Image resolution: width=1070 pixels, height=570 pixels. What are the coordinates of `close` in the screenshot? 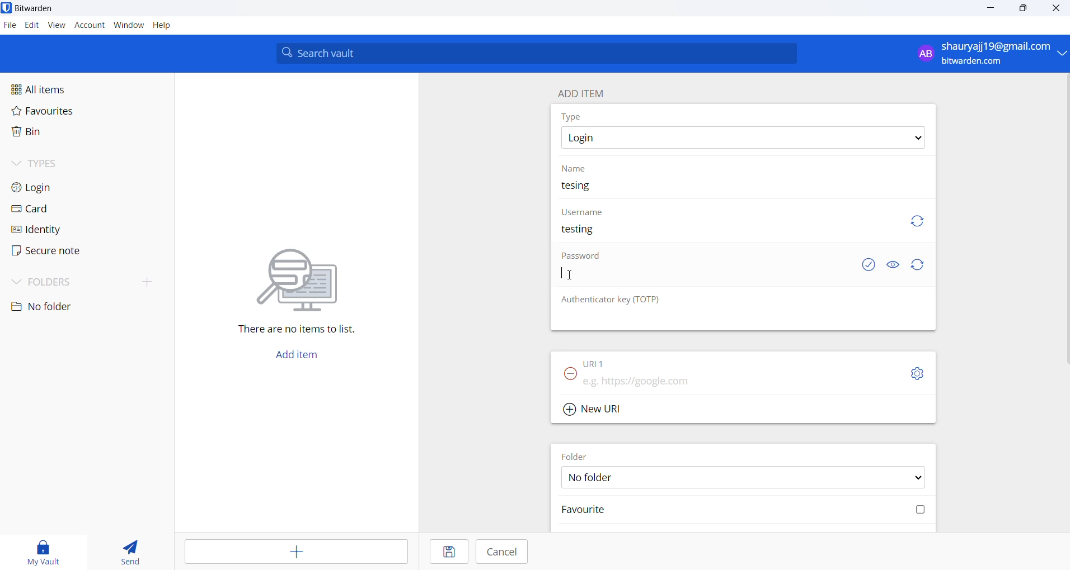 It's located at (1057, 9).